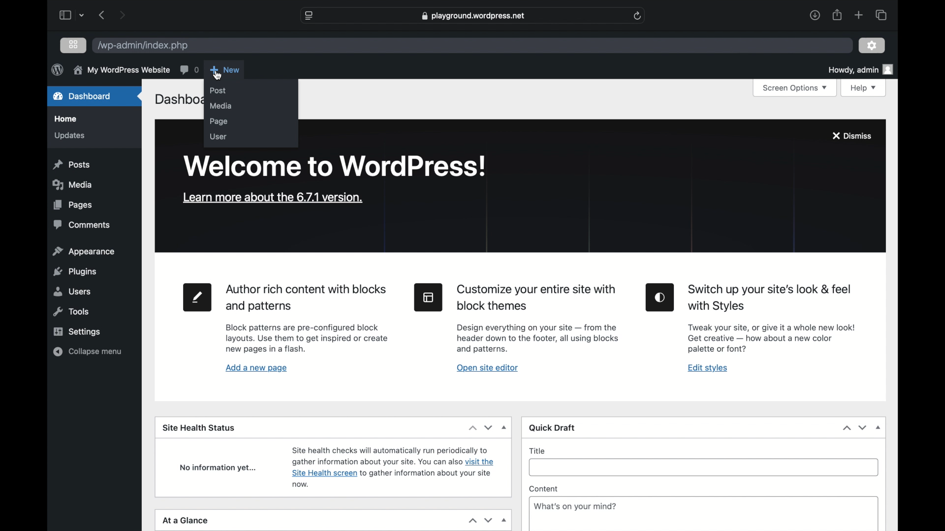 This screenshot has width=945, height=531. I want to click on at a glance, so click(185, 521).